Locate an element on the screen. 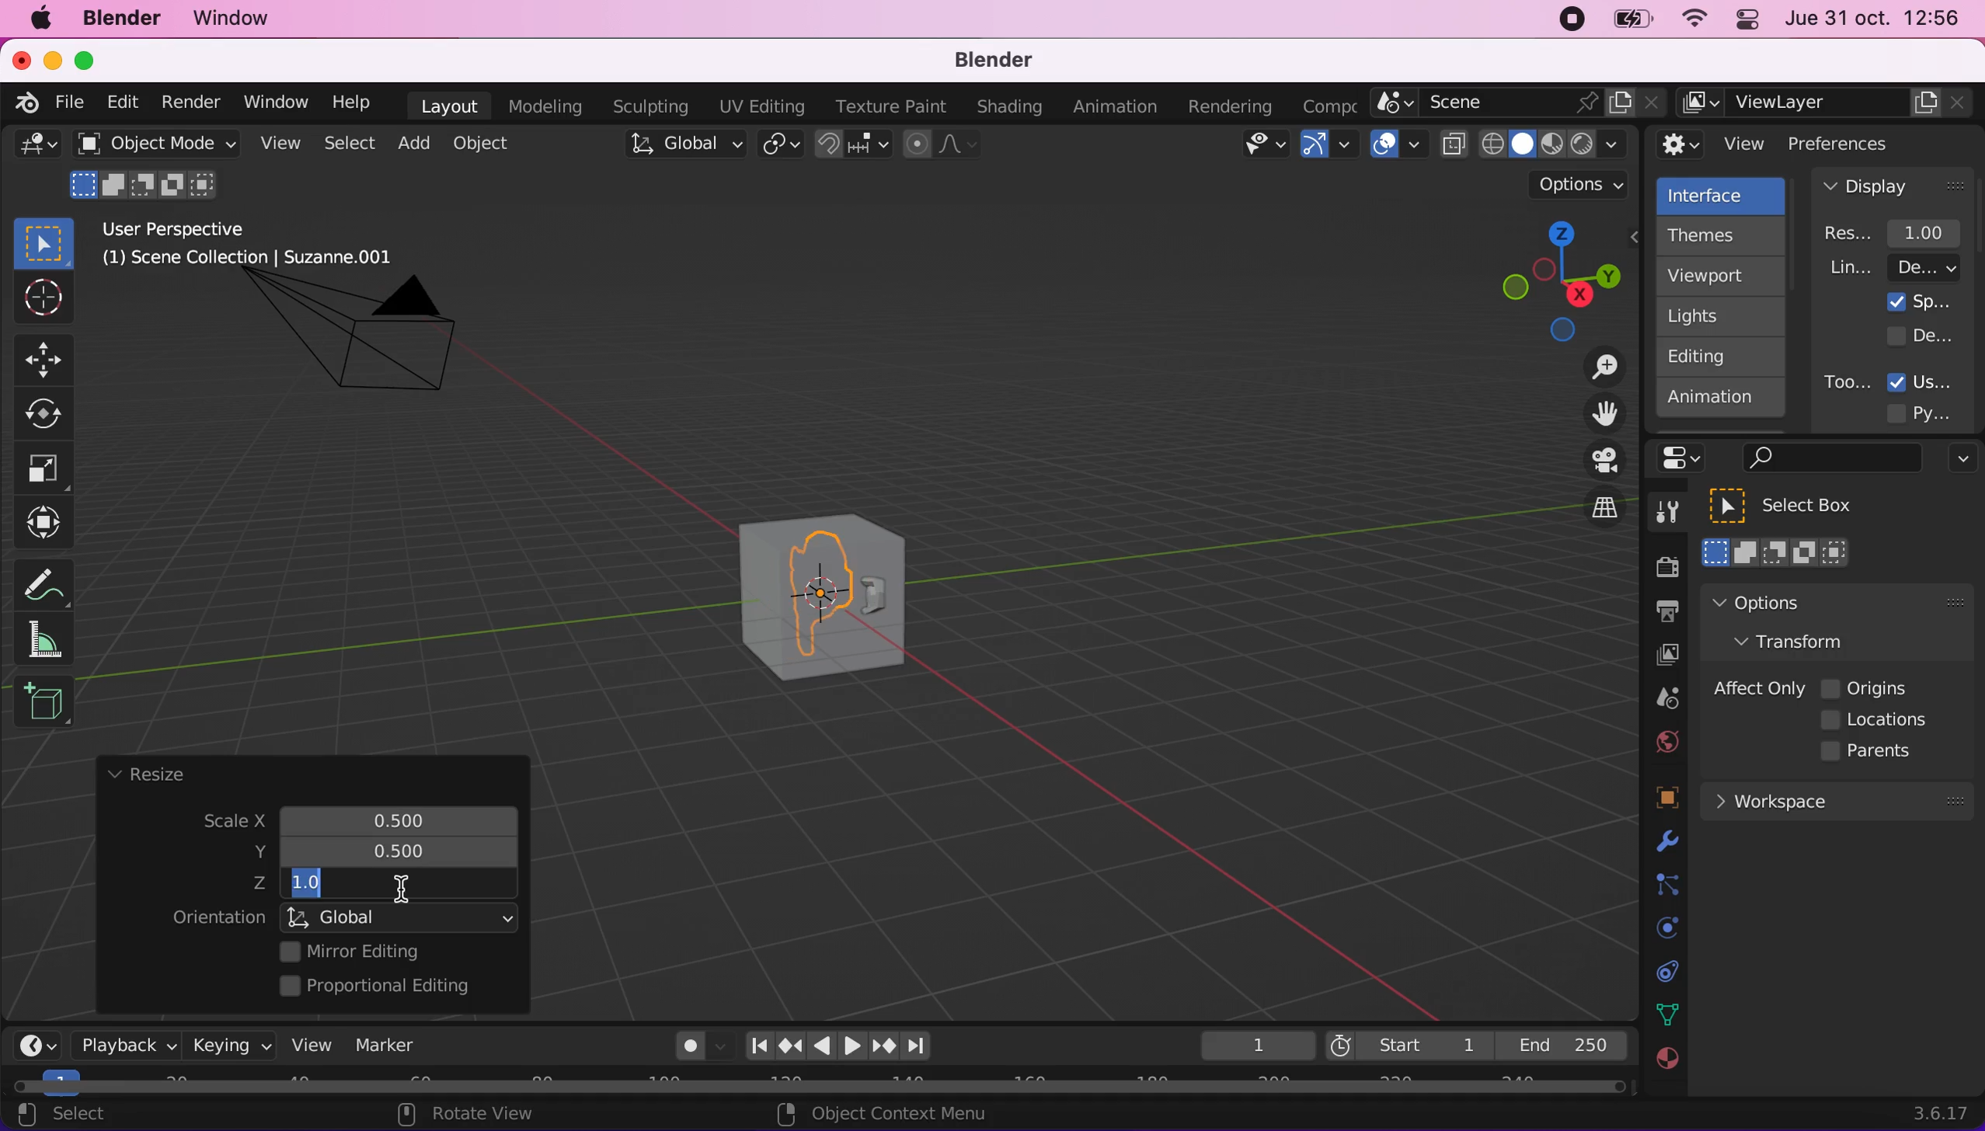 This screenshot has width=1985, height=1131.  is located at coordinates (52, 415).